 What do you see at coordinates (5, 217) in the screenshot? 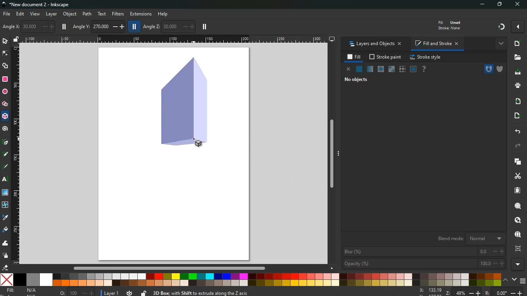
I see `drop` at bounding box center [5, 217].